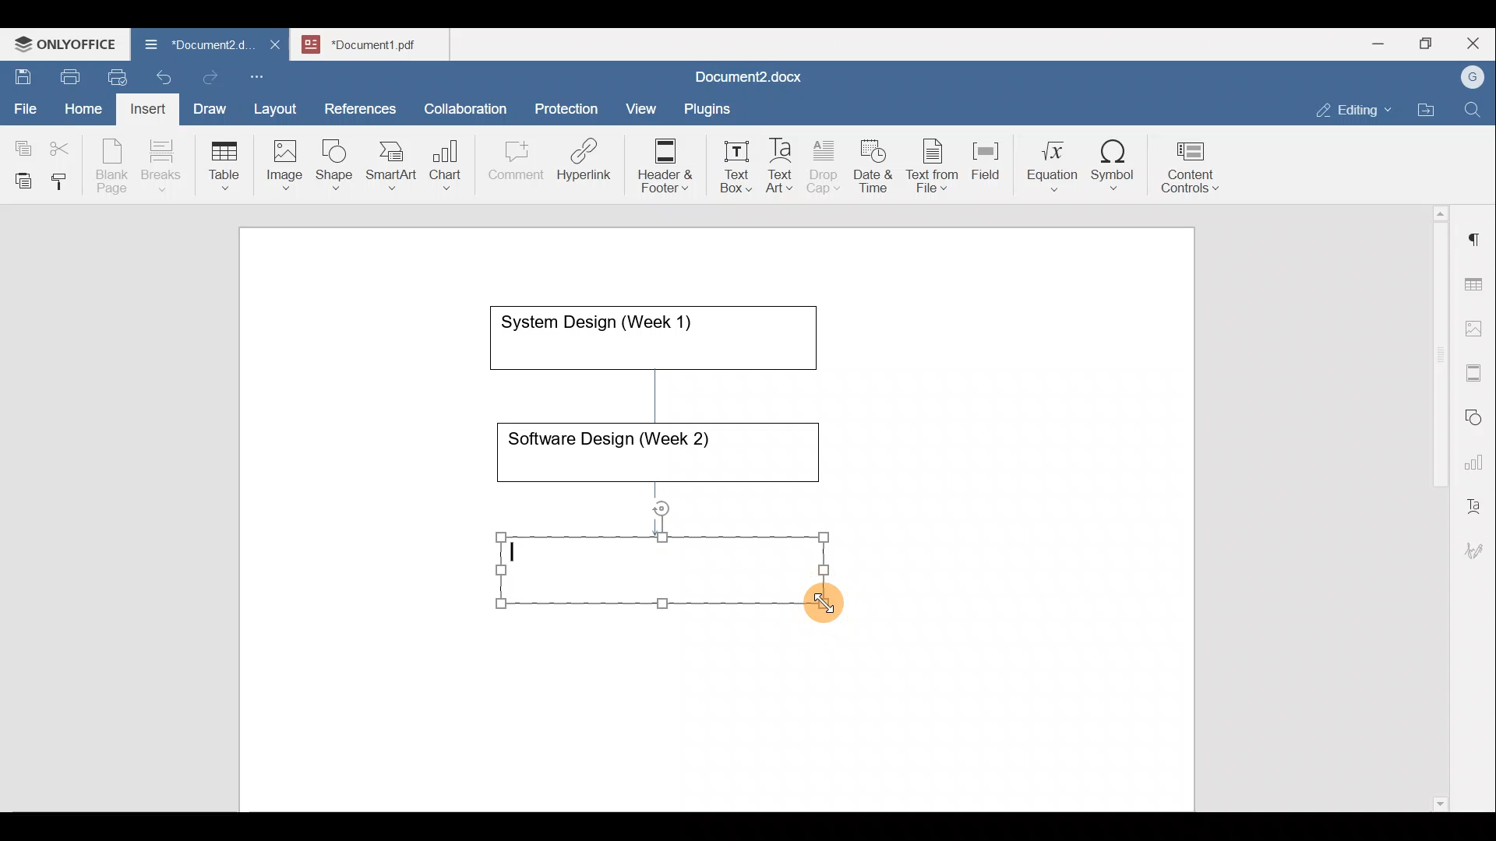 This screenshot has height=841, width=1496. What do you see at coordinates (1469, 78) in the screenshot?
I see `Account name` at bounding box center [1469, 78].